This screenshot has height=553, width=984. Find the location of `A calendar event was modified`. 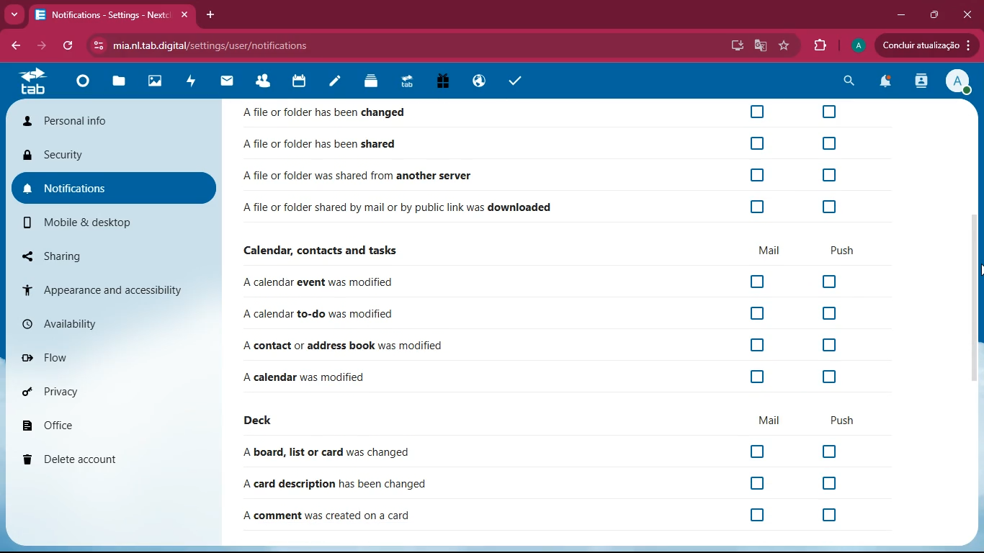

A calendar event was modified is located at coordinates (318, 282).